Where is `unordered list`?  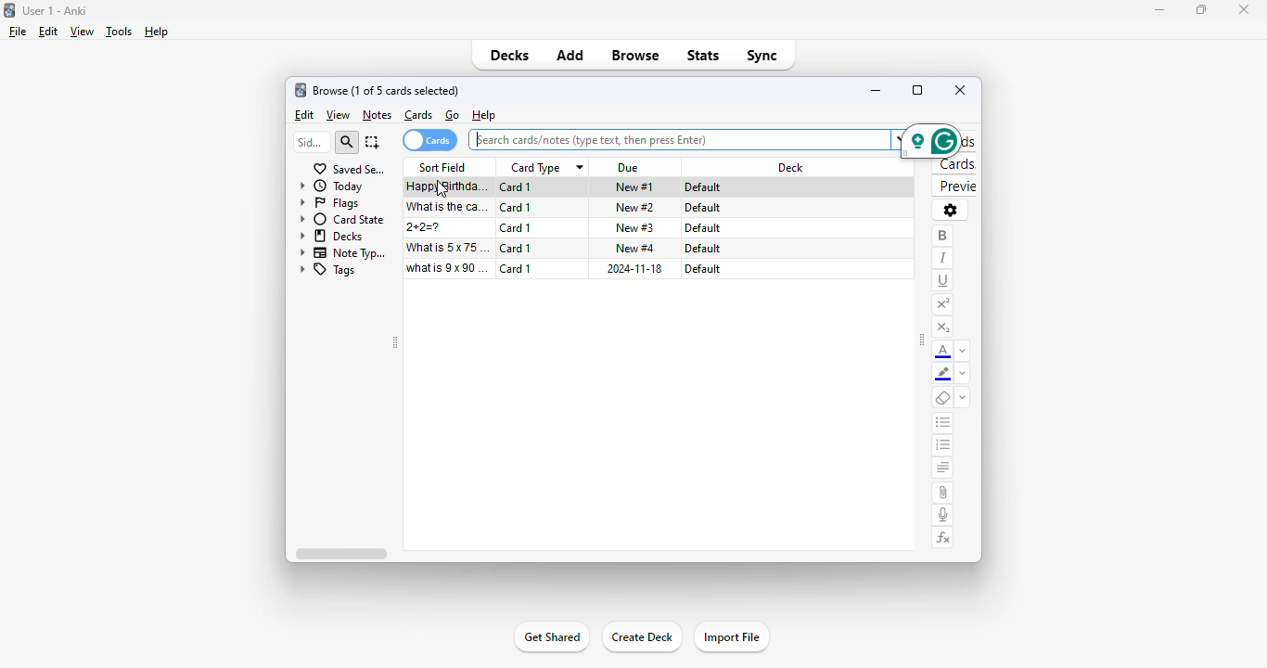 unordered list is located at coordinates (943, 423).